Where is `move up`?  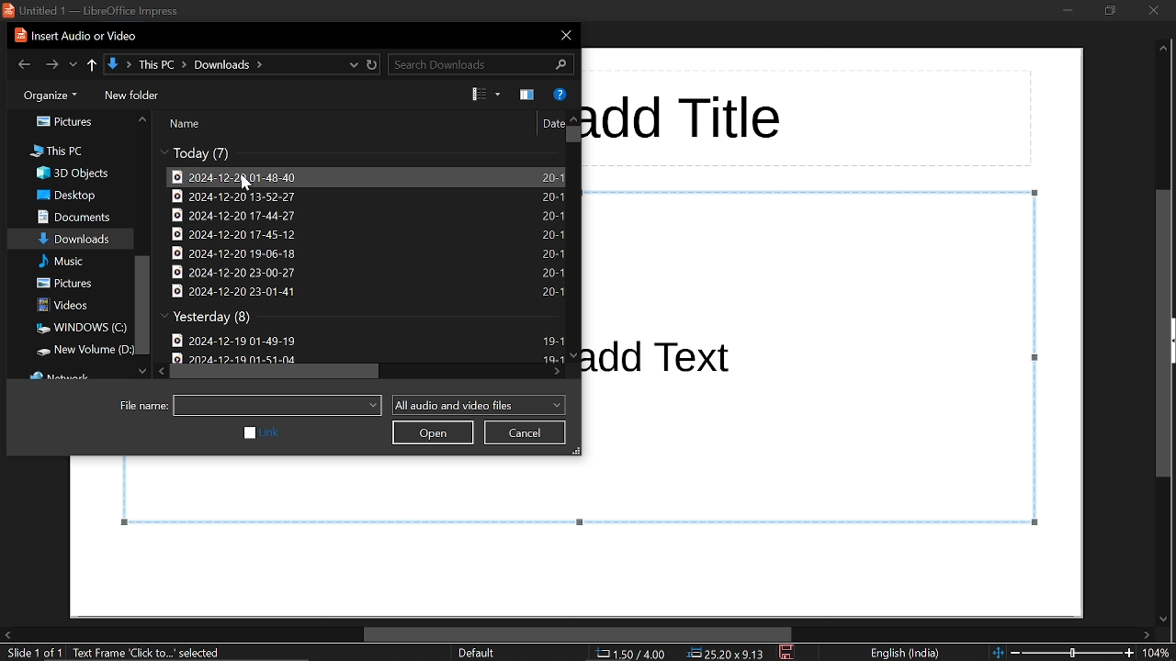
move up is located at coordinates (1163, 50).